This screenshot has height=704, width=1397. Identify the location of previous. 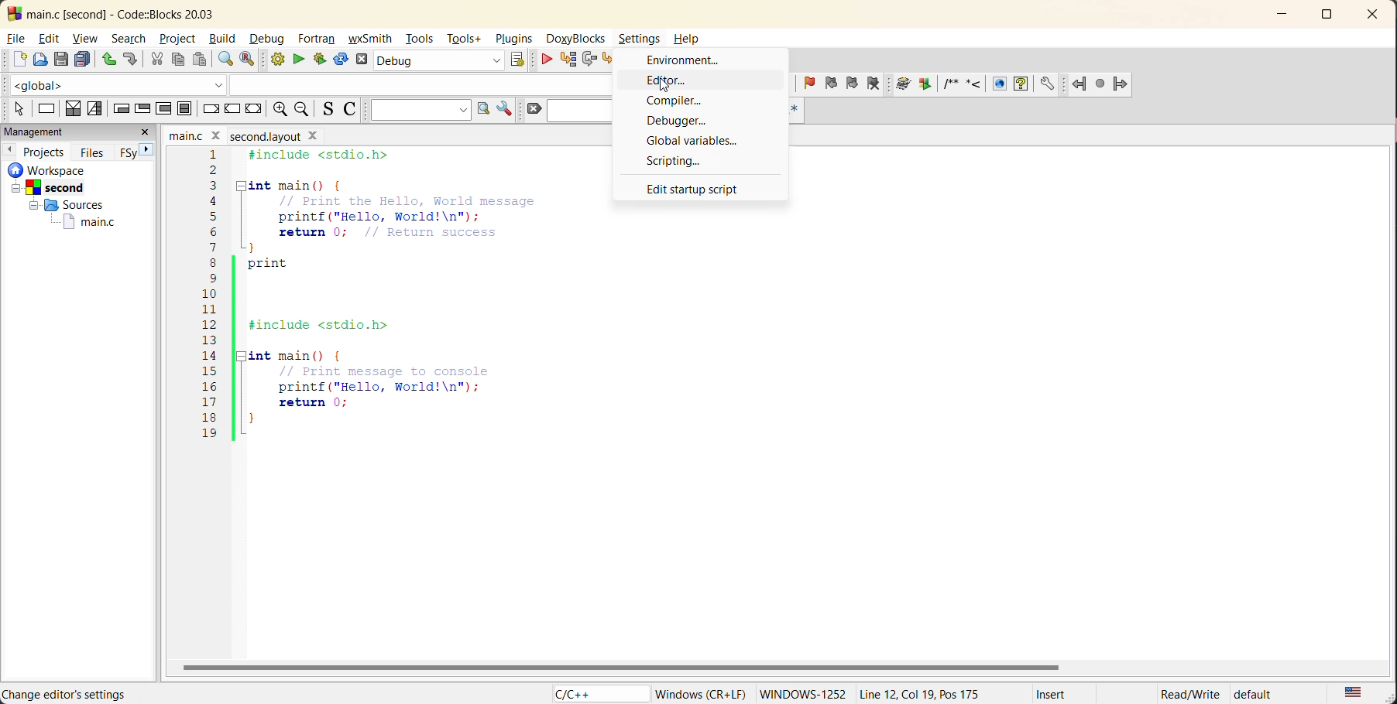
(11, 151).